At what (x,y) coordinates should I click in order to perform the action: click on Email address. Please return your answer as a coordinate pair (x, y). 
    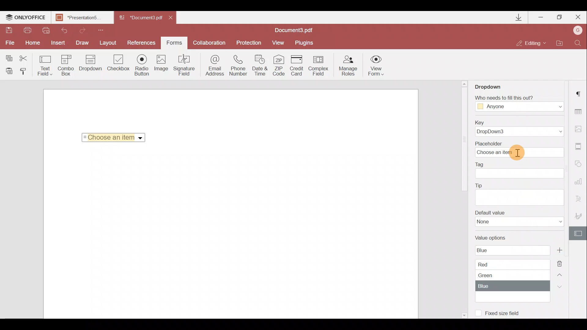
    Looking at the image, I should click on (212, 67).